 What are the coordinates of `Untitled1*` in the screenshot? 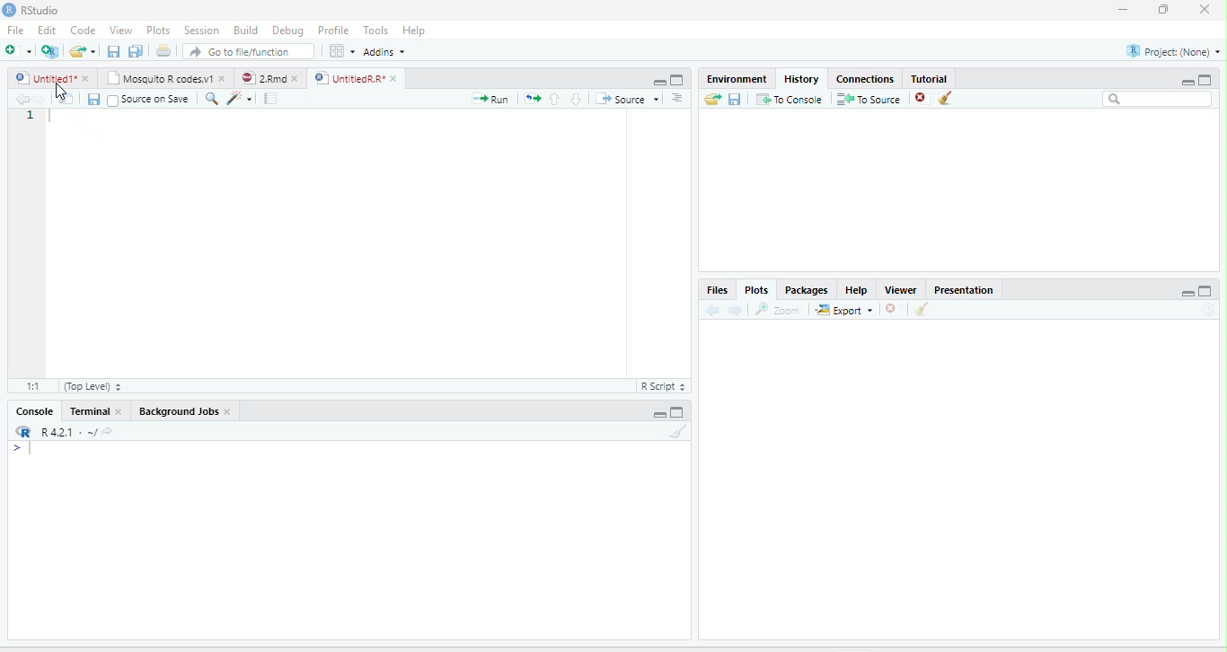 It's located at (44, 78).